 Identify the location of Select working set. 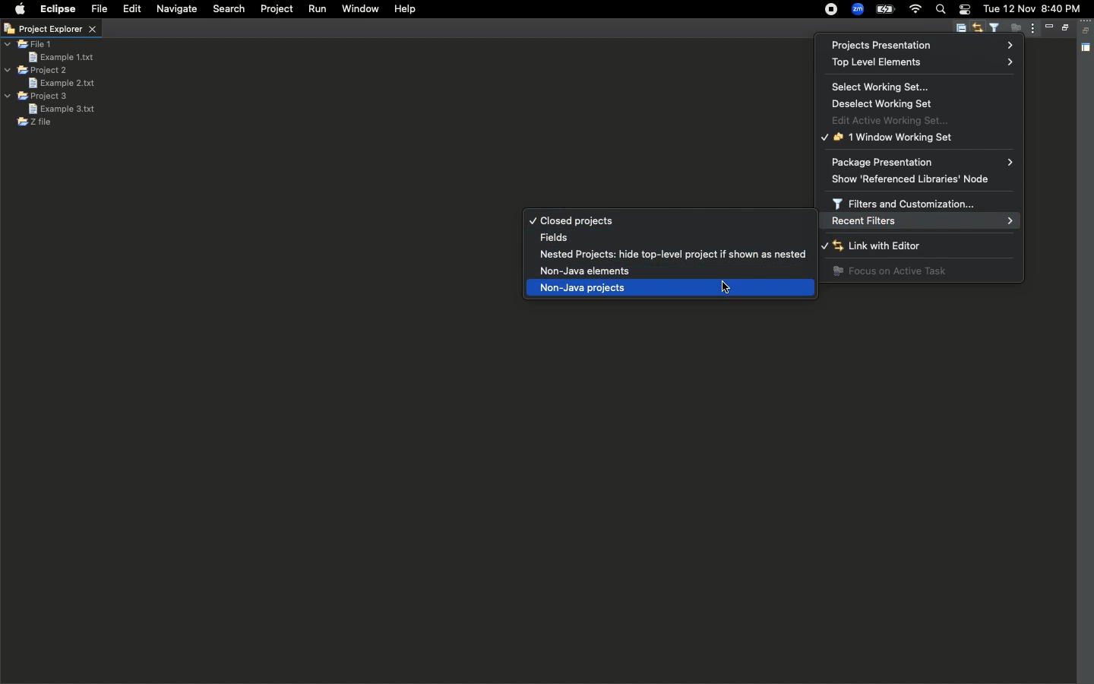
(884, 87).